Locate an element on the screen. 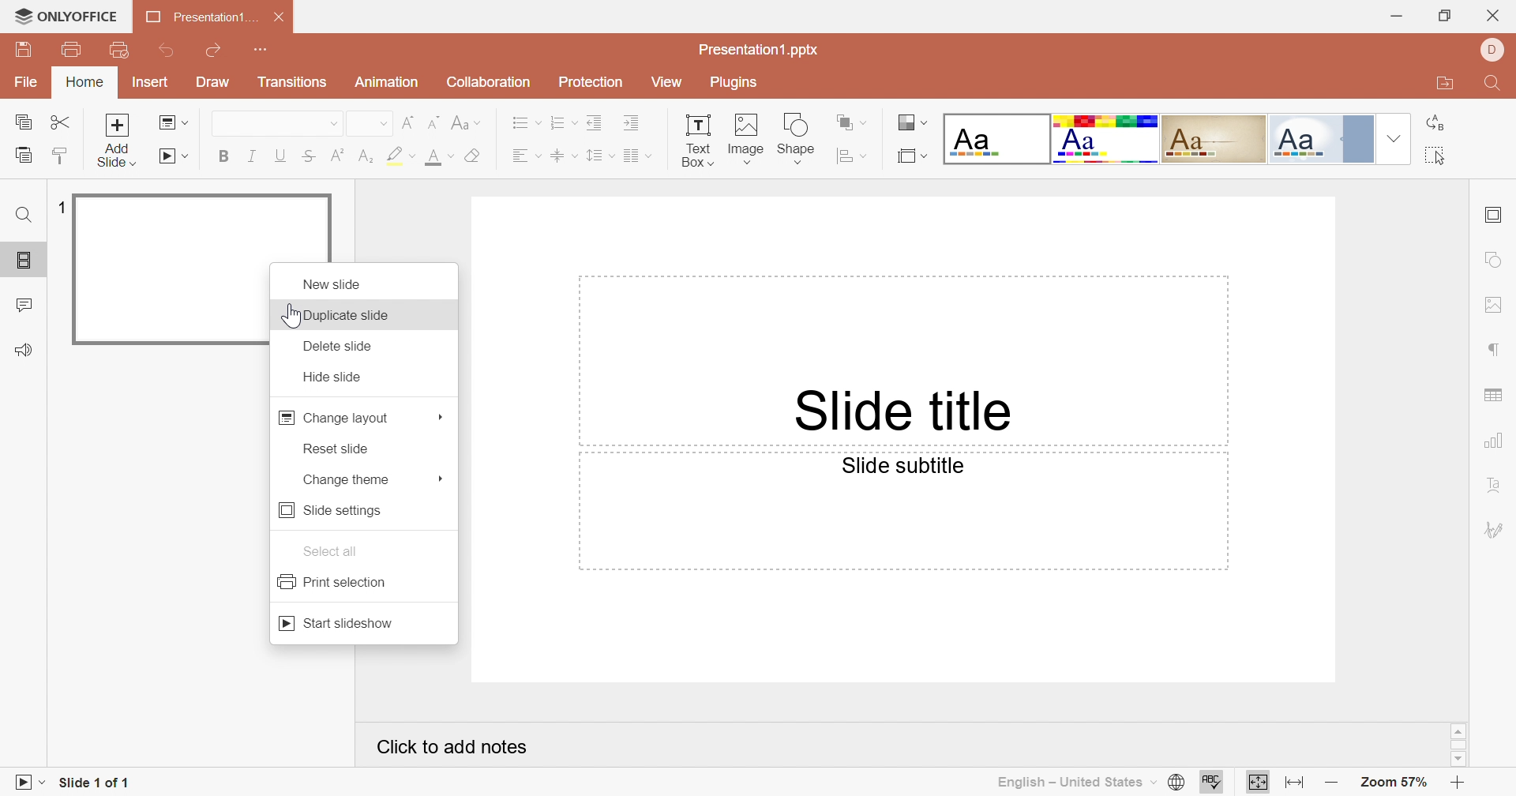 The width and height of the screenshot is (1516, 796). Slide title is located at coordinates (899, 408).